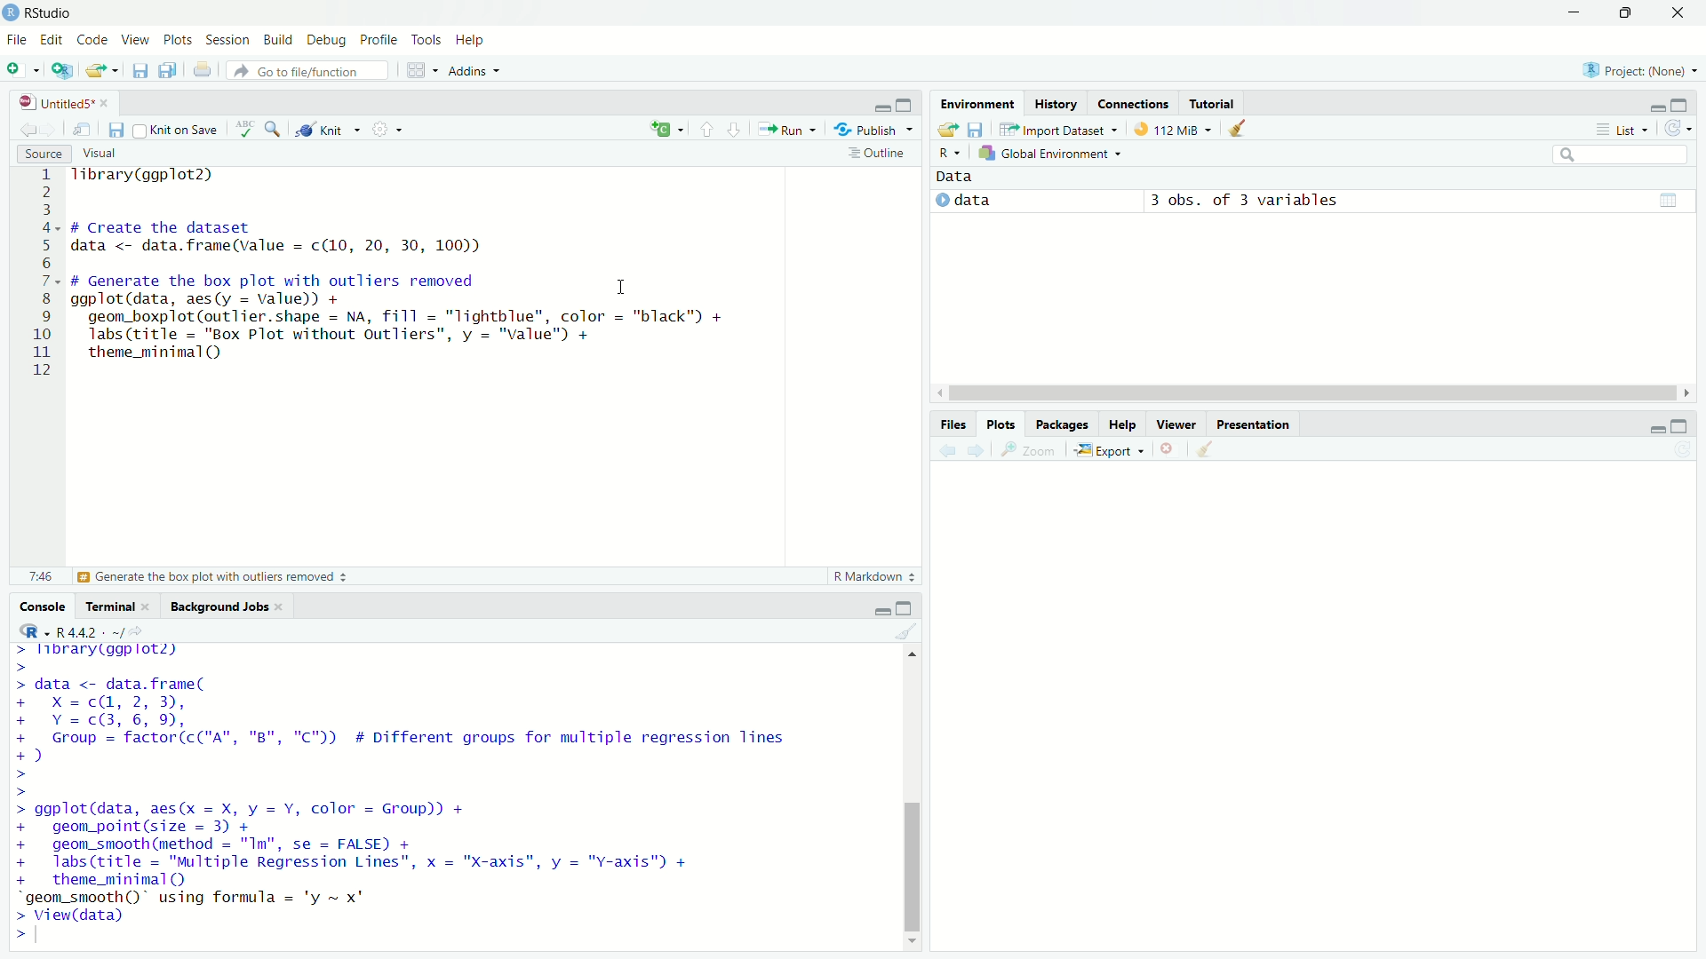 The width and height of the screenshot is (1706, 959). Describe the element at coordinates (984, 454) in the screenshot. I see `next` at that location.